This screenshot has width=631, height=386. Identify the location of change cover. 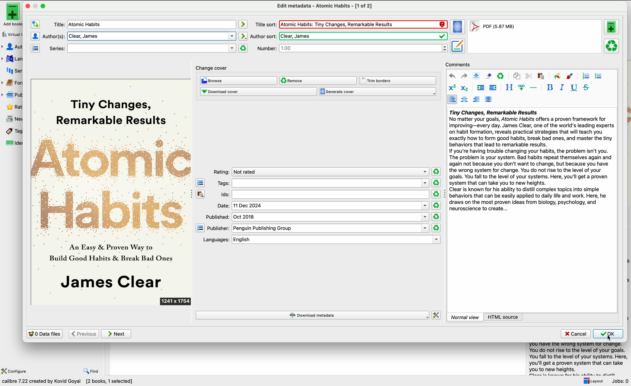
(213, 67).